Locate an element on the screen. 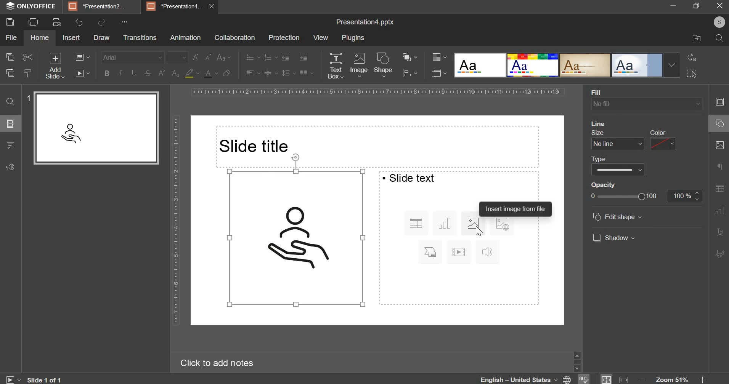 The width and height of the screenshot is (729, 384). fit to window is located at coordinates (607, 379).